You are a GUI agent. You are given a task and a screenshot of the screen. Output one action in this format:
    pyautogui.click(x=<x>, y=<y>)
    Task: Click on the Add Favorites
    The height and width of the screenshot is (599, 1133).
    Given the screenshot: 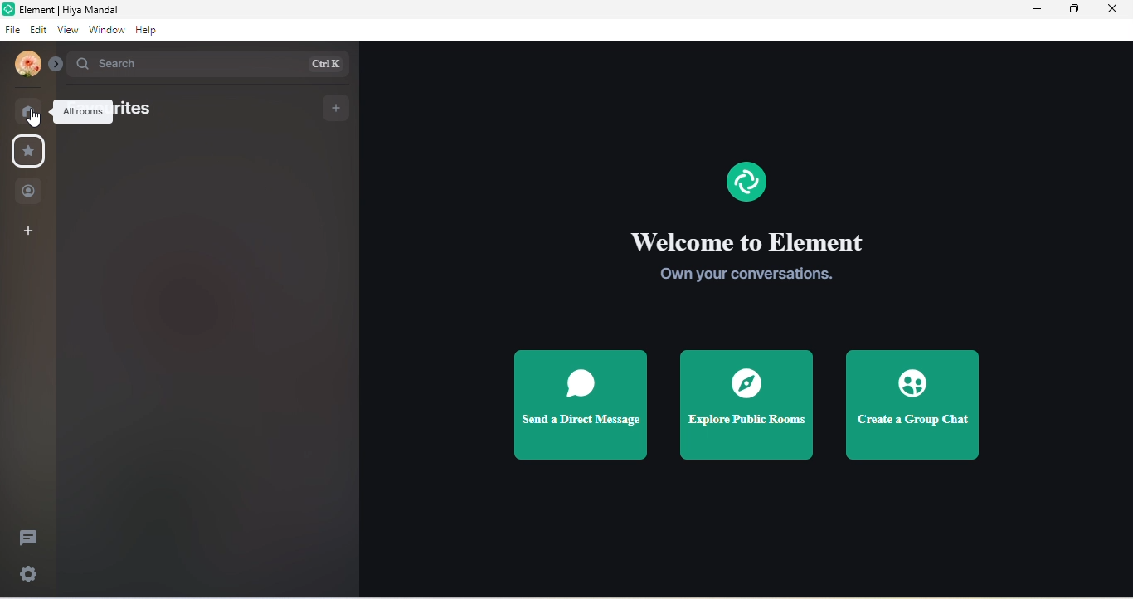 What is the action you would take?
    pyautogui.click(x=337, y=109)
    